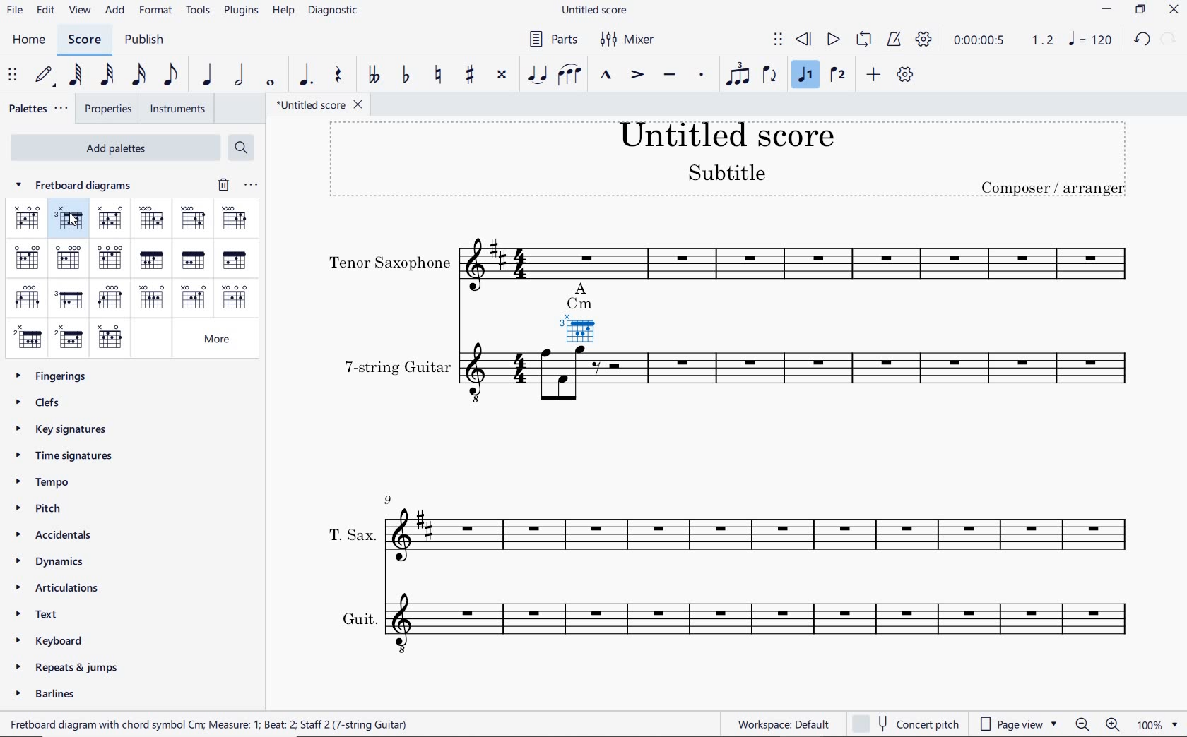  What do you see at coordinates (1157, 722) in the screenshot?
I see `zoom factor` at bounding box center [1157, 722].